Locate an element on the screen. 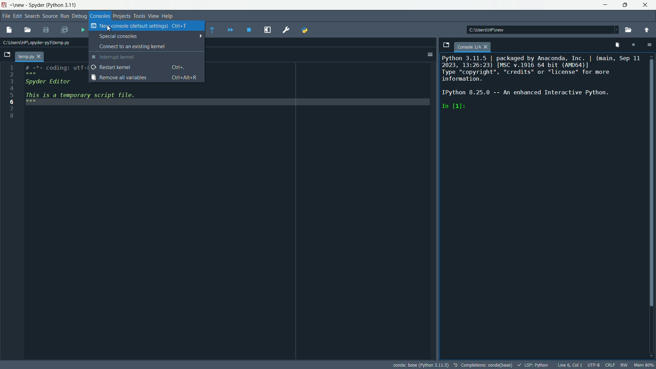 Image resolution: width=656 pixels, height=369 pixels. view menu is located at coordinates (153, 16).